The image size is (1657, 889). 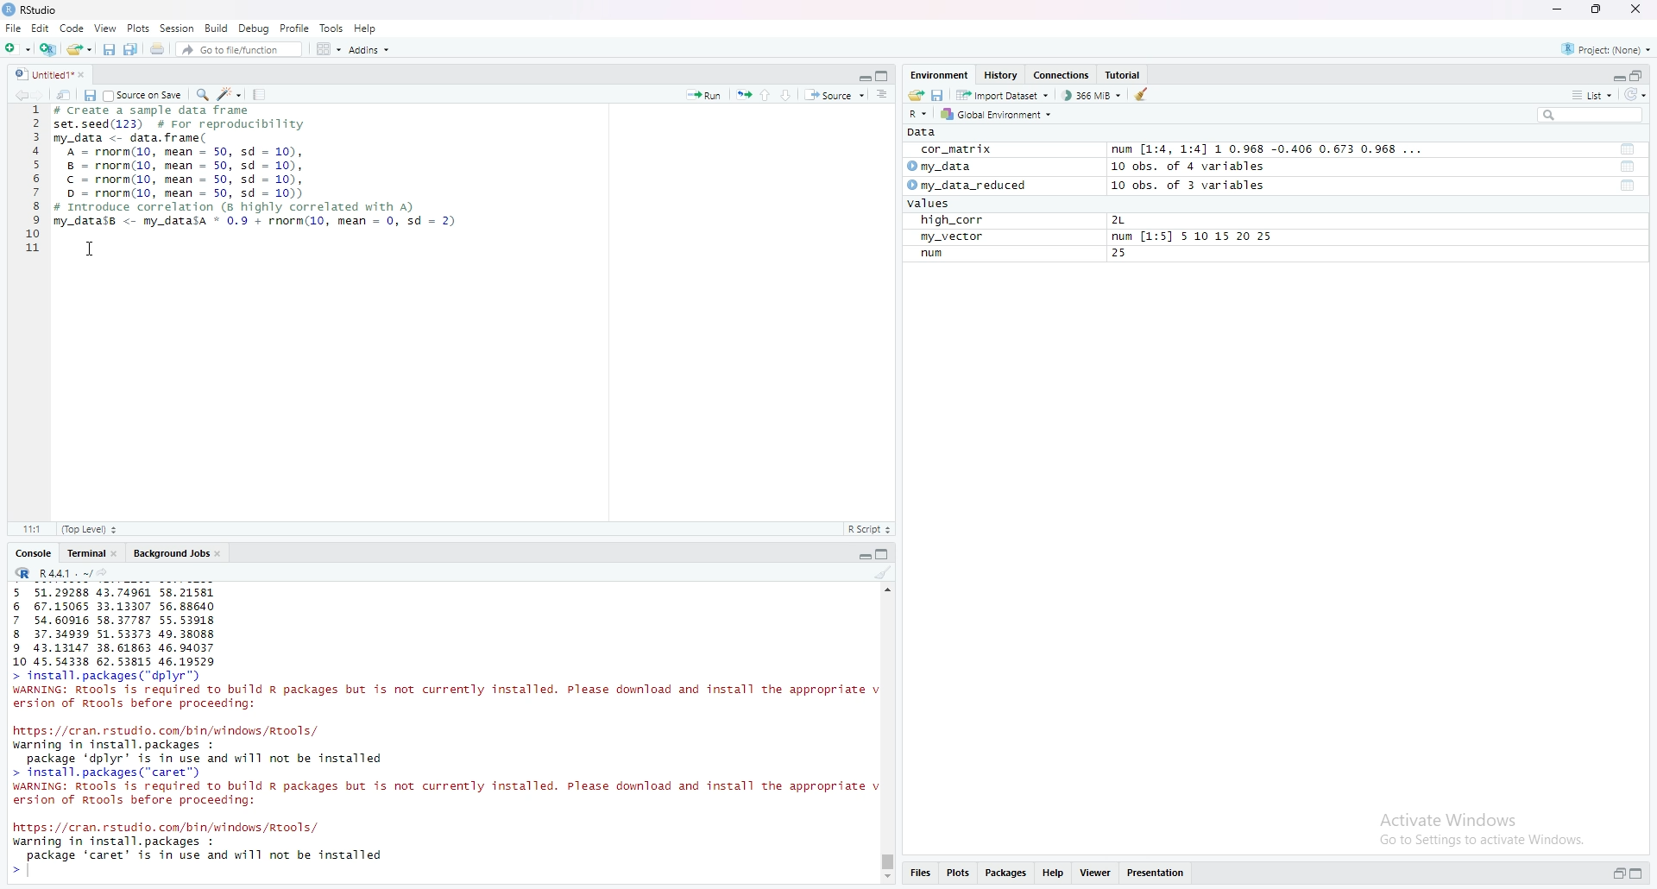 What do you see at coordinates (931, 203) in the screenshot?
I see `values` at bounding box center [931, 203].